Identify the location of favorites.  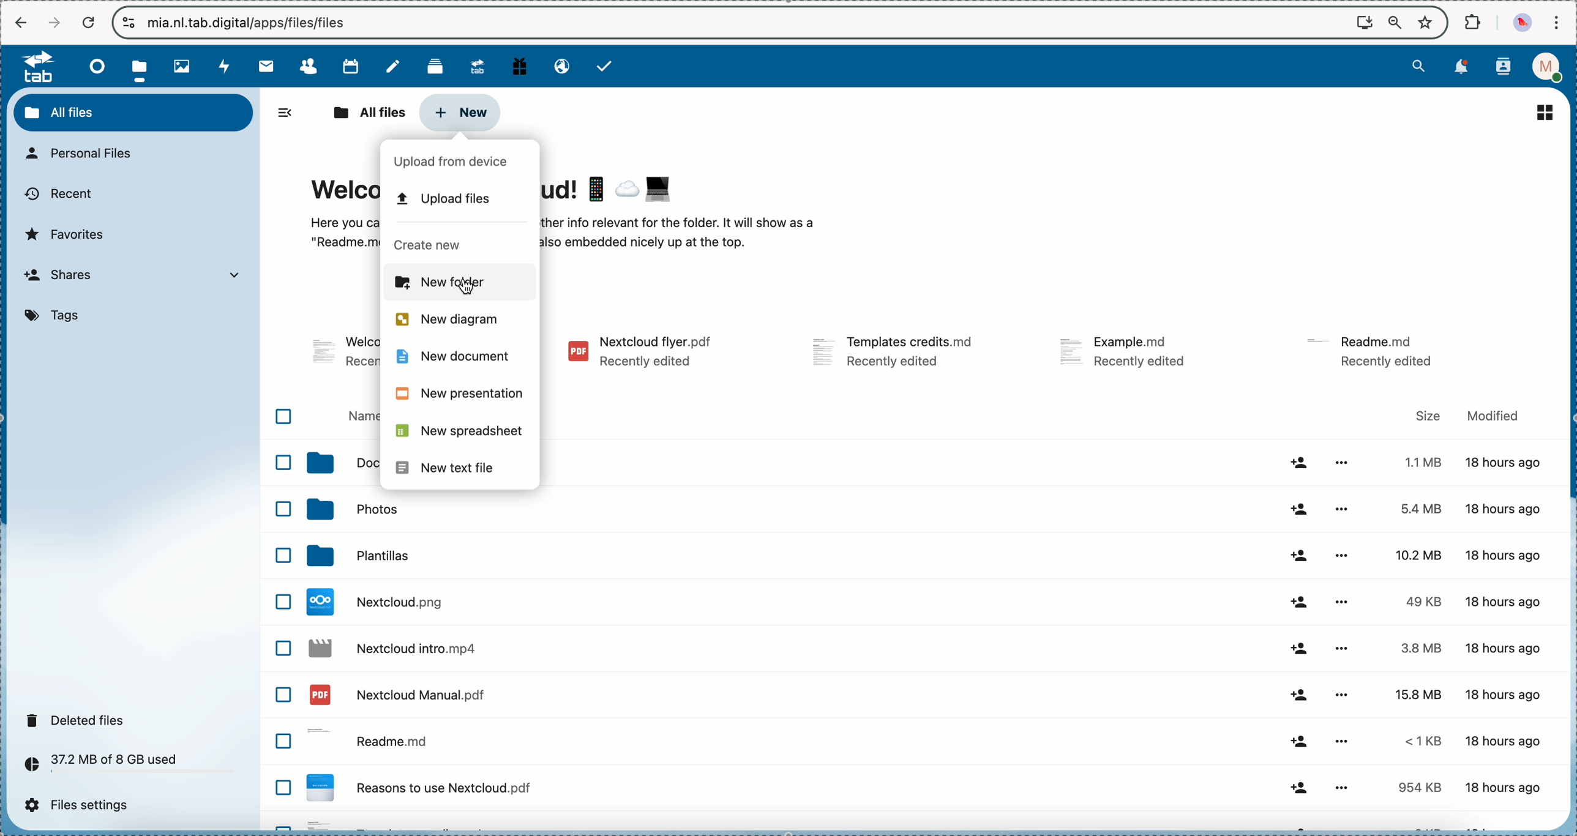
(1428, 21).